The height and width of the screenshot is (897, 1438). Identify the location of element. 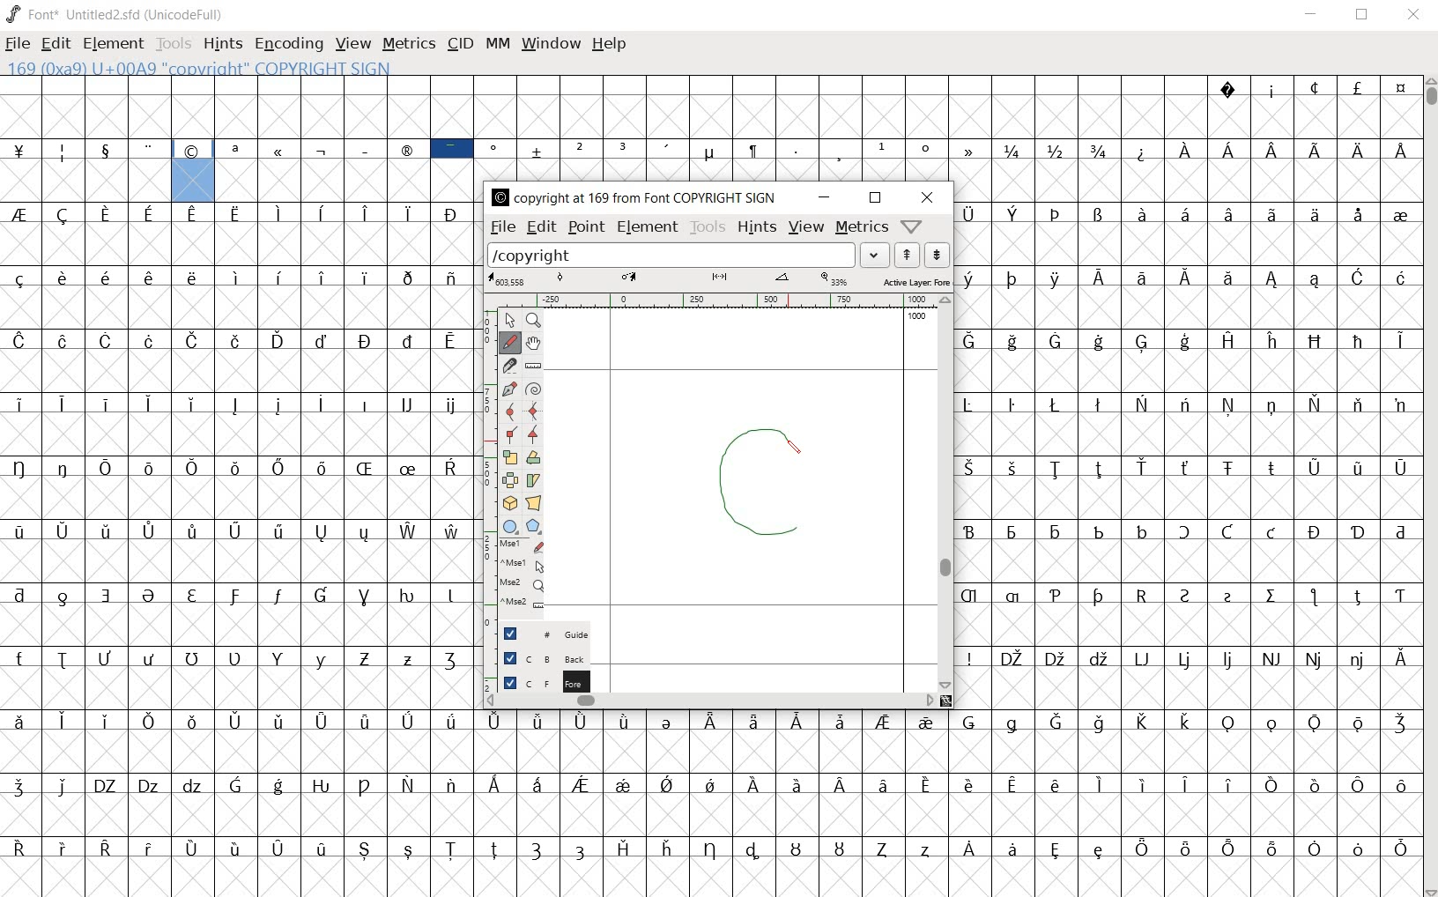
(113, 43).